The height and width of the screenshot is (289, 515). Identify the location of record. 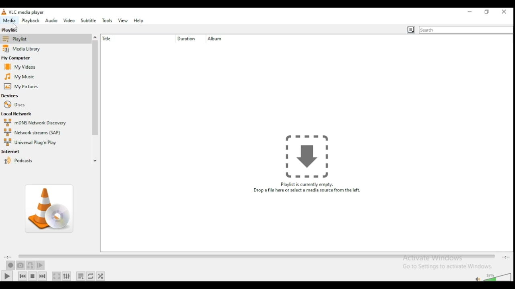
(10, 265).